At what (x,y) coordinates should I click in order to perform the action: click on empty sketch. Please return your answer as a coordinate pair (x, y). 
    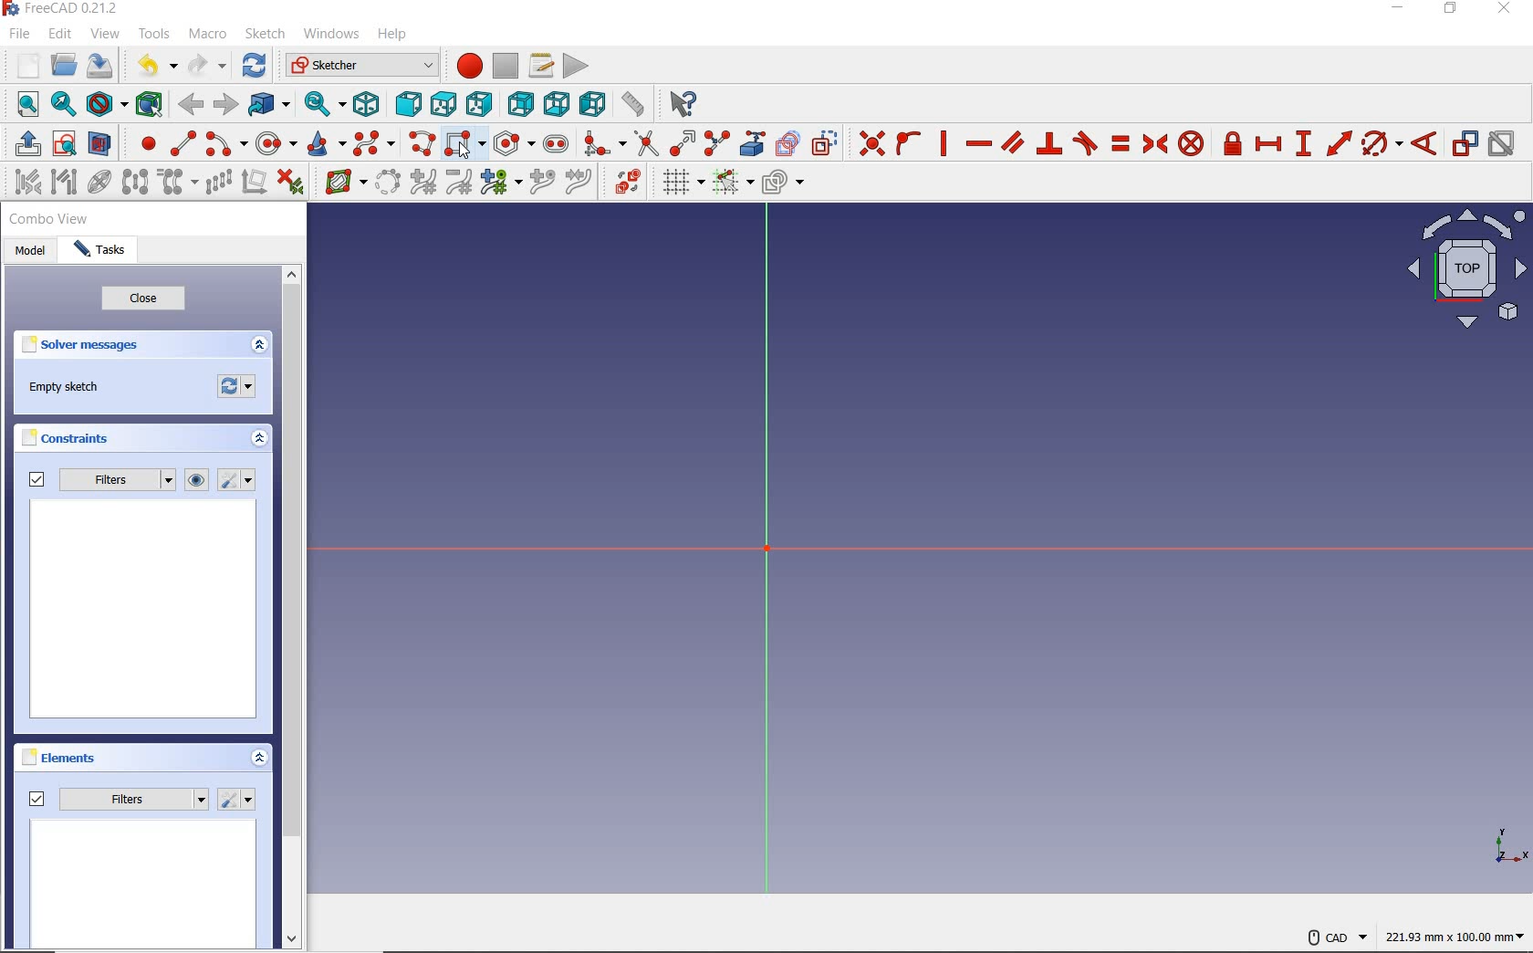
    Looking at the image, I should click on (68, 389).